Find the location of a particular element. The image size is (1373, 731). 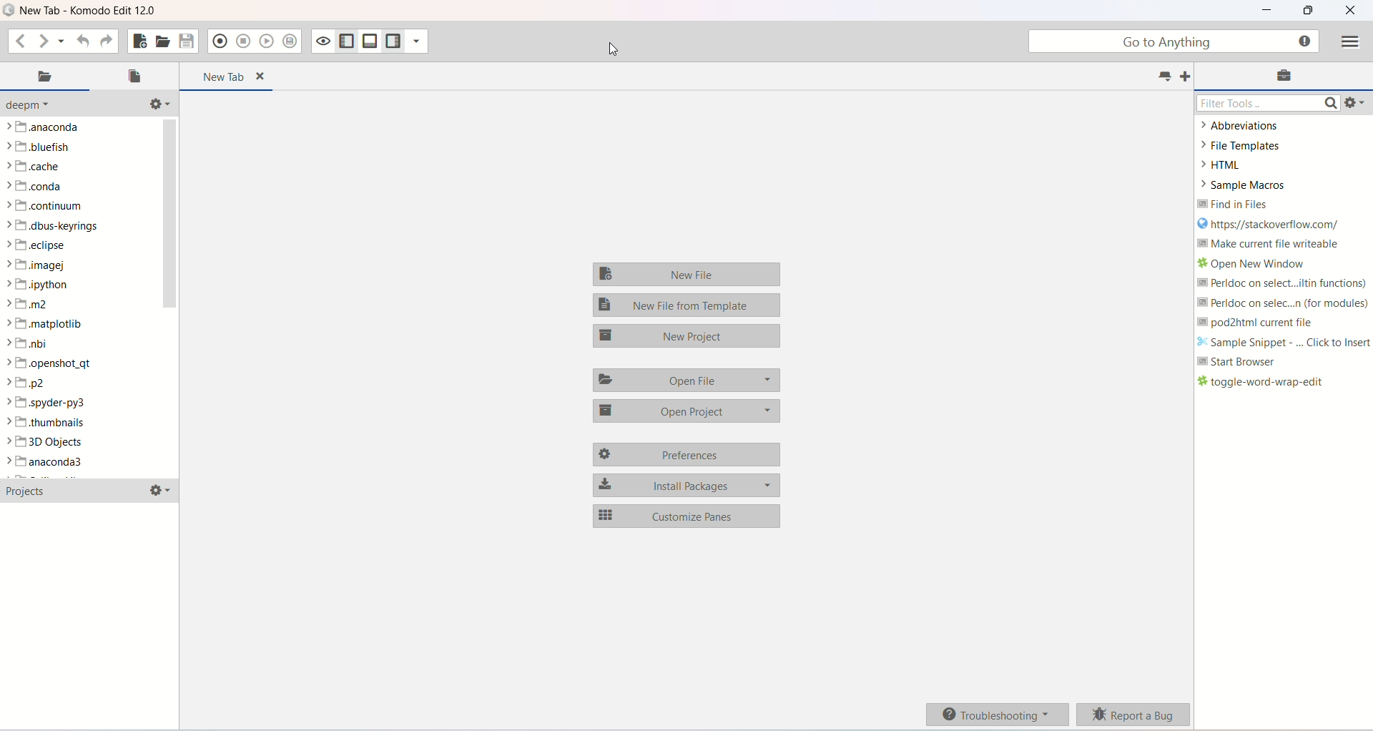

logo is located at coordinates (9, 11).